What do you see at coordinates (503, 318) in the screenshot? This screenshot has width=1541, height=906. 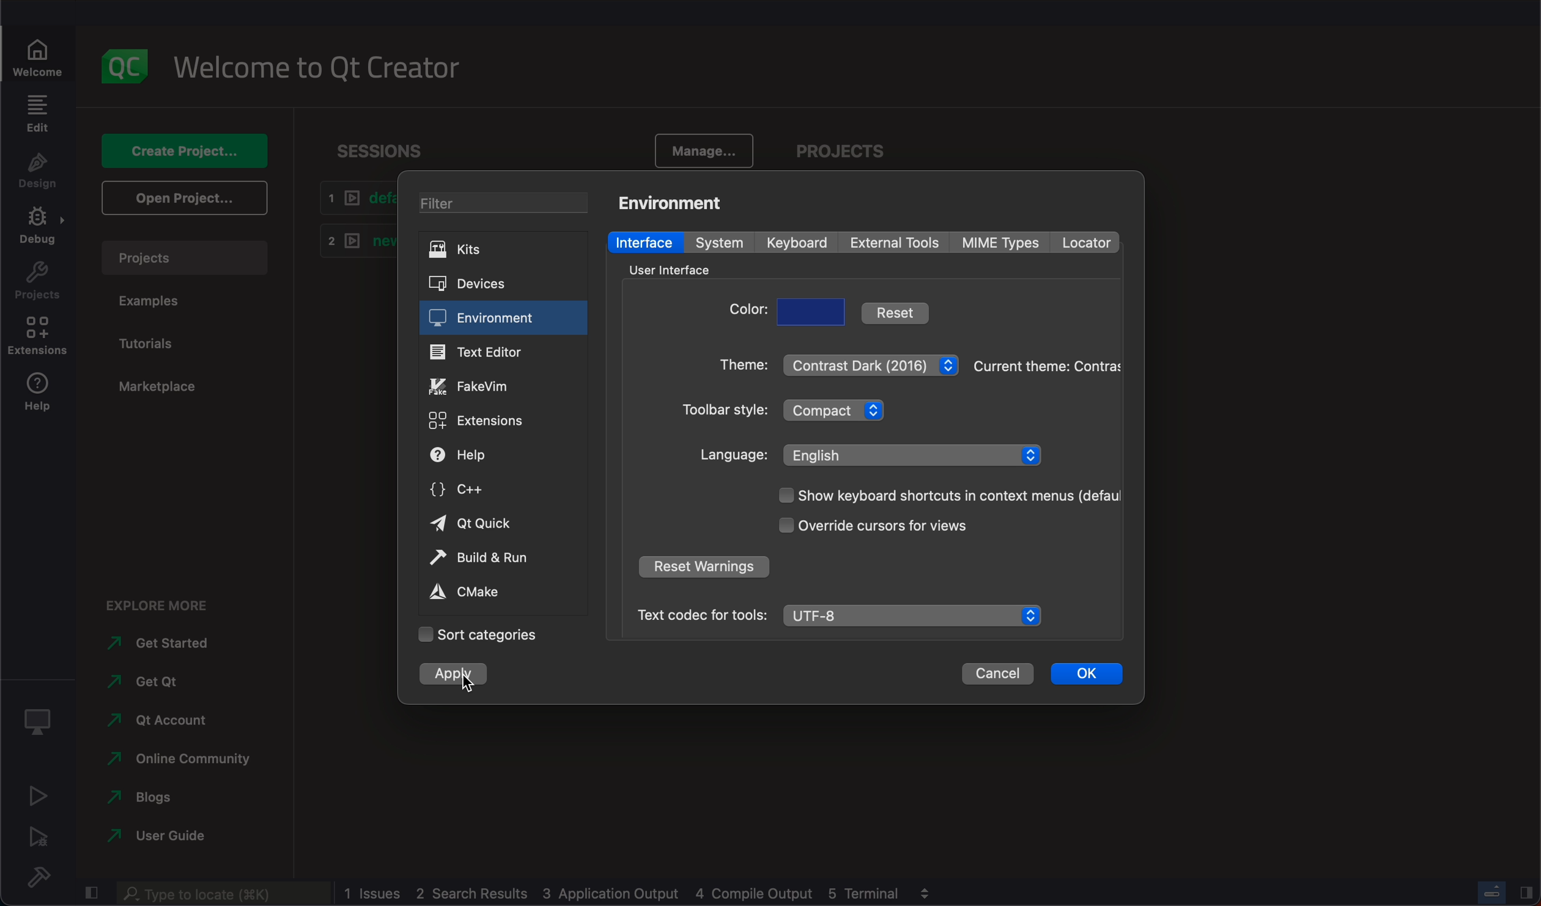 I see `environment` at bounding box center [503, 318].